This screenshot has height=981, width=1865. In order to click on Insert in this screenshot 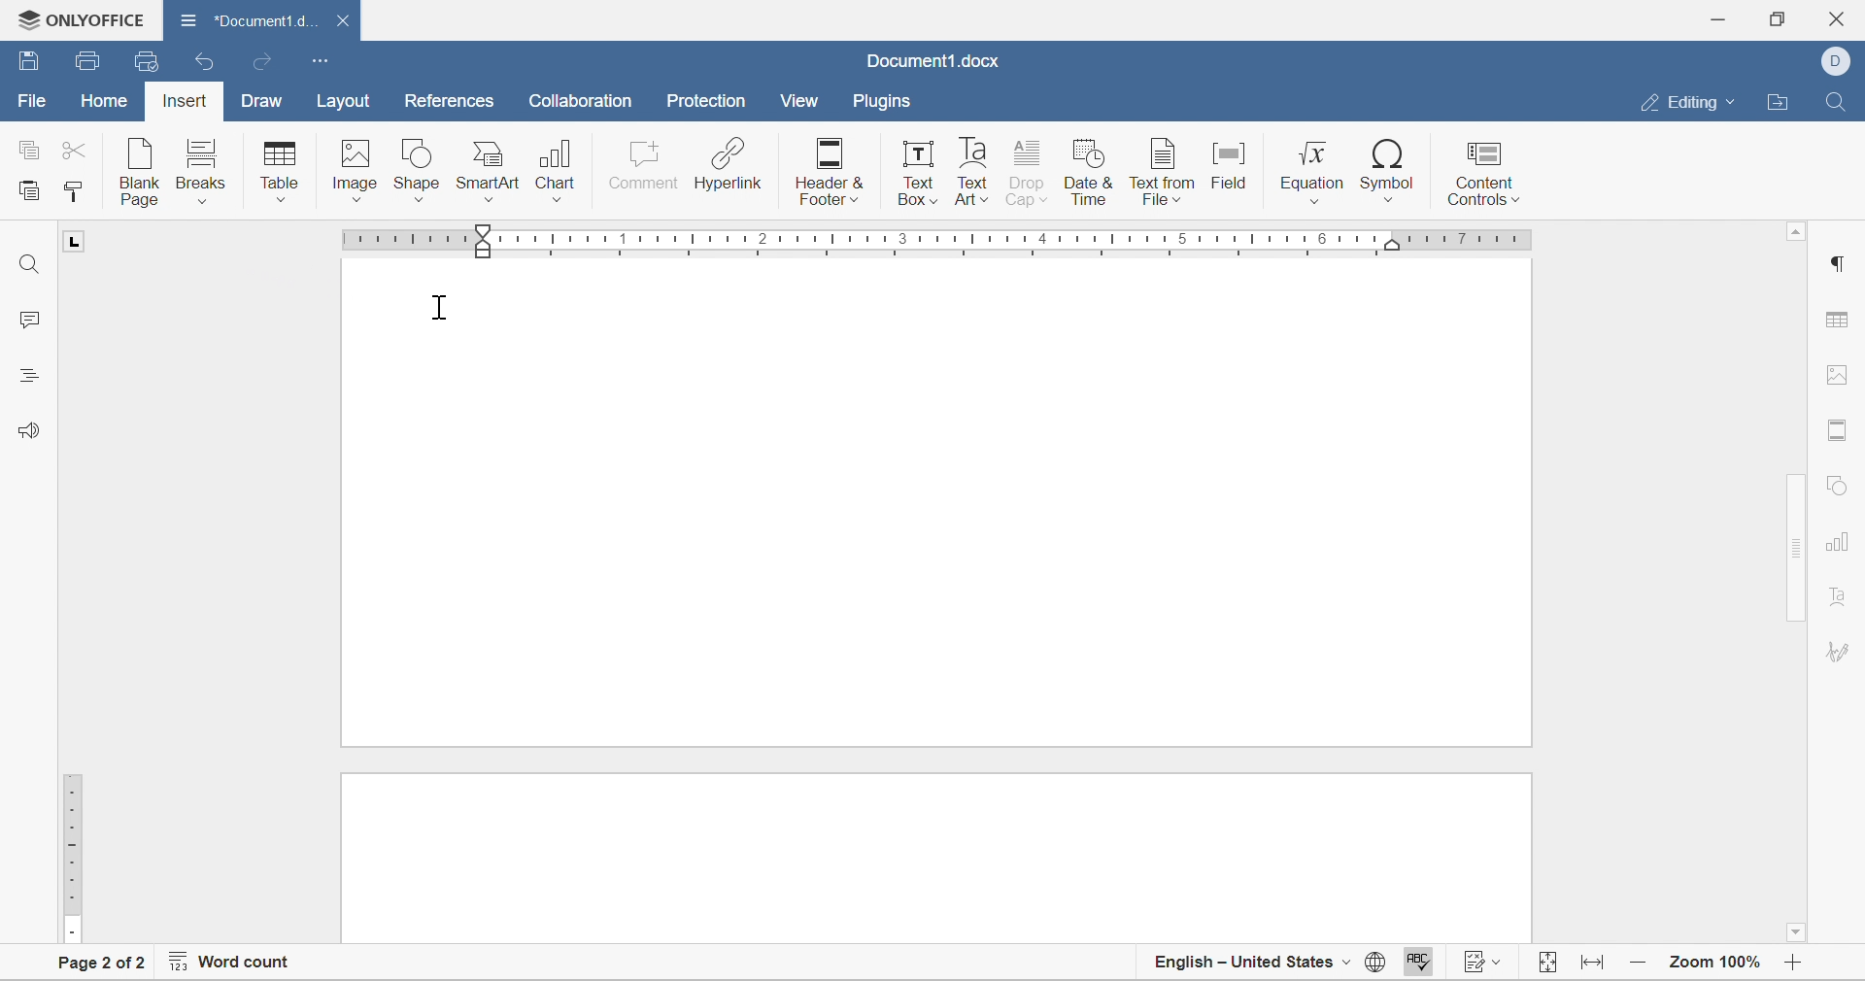, I will do `click(182, 103)`.